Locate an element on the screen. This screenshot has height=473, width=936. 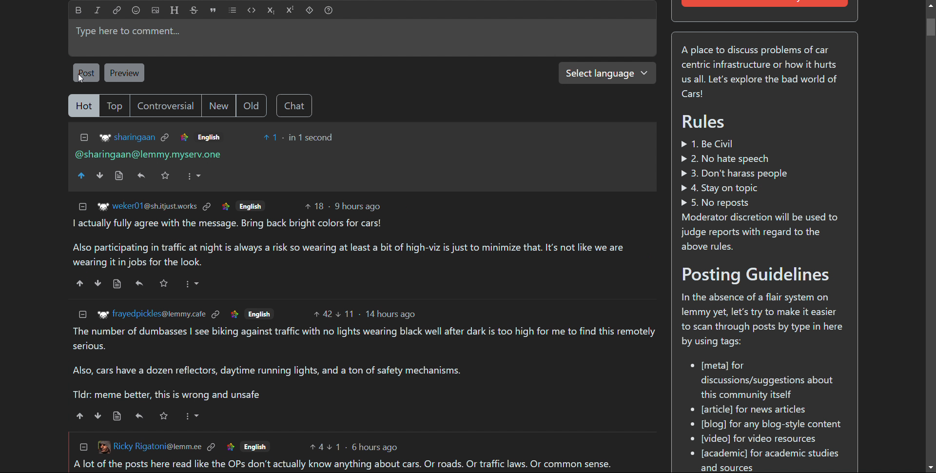
Reply is located at coordinates (141, 176).